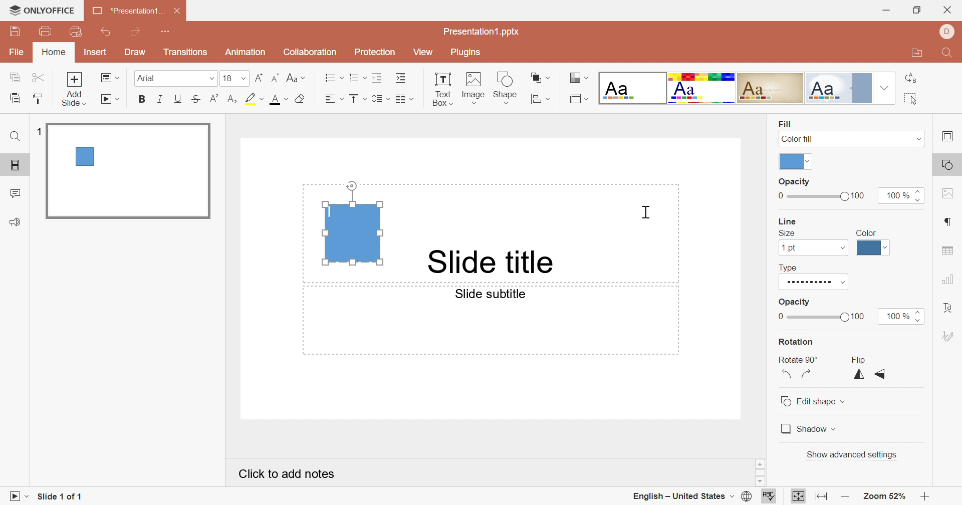  I want to click on Rotate 90° anticlockwise, so click(787, 375).